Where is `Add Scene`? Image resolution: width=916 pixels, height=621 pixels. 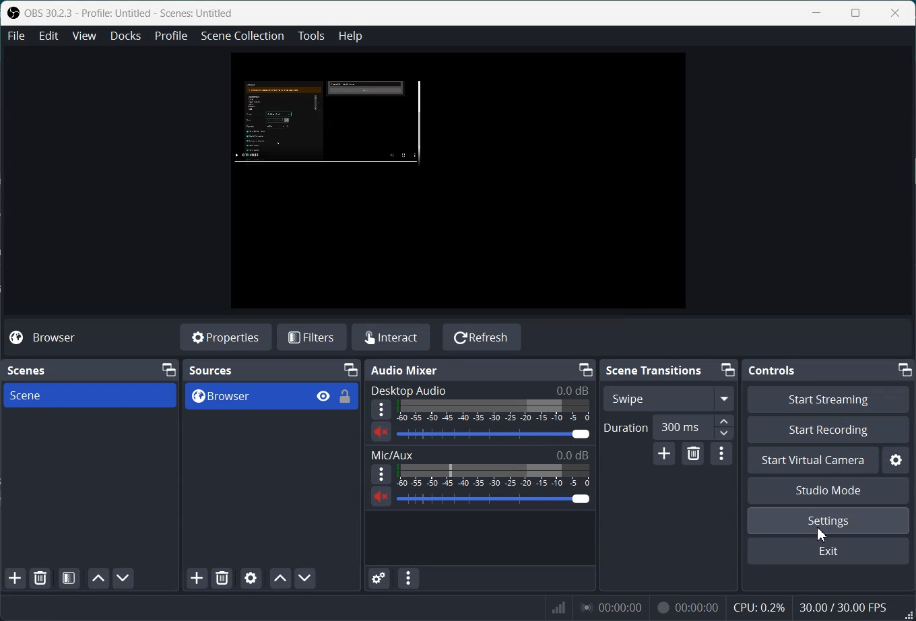 Add Scene is located at coordinates (15, 579).